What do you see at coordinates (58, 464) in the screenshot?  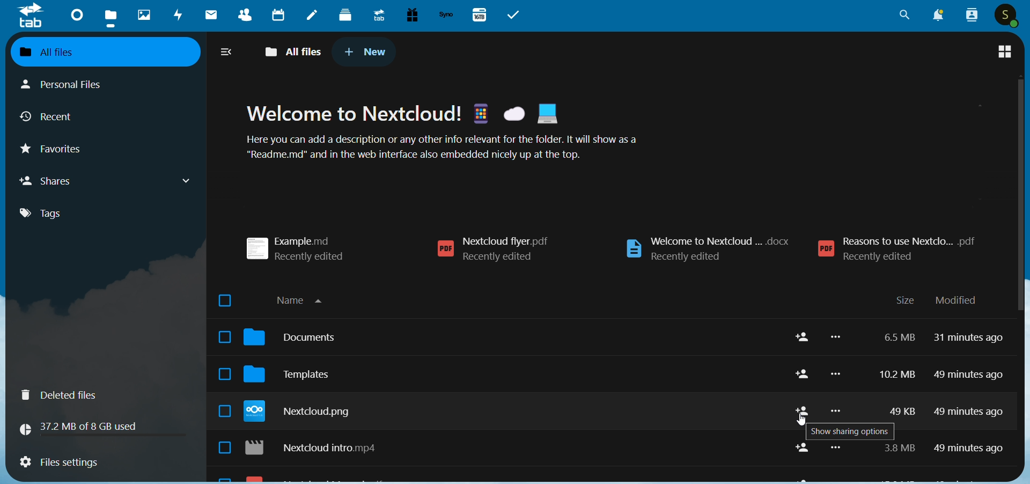 I see `files setting` at bounding box center [58, 464].